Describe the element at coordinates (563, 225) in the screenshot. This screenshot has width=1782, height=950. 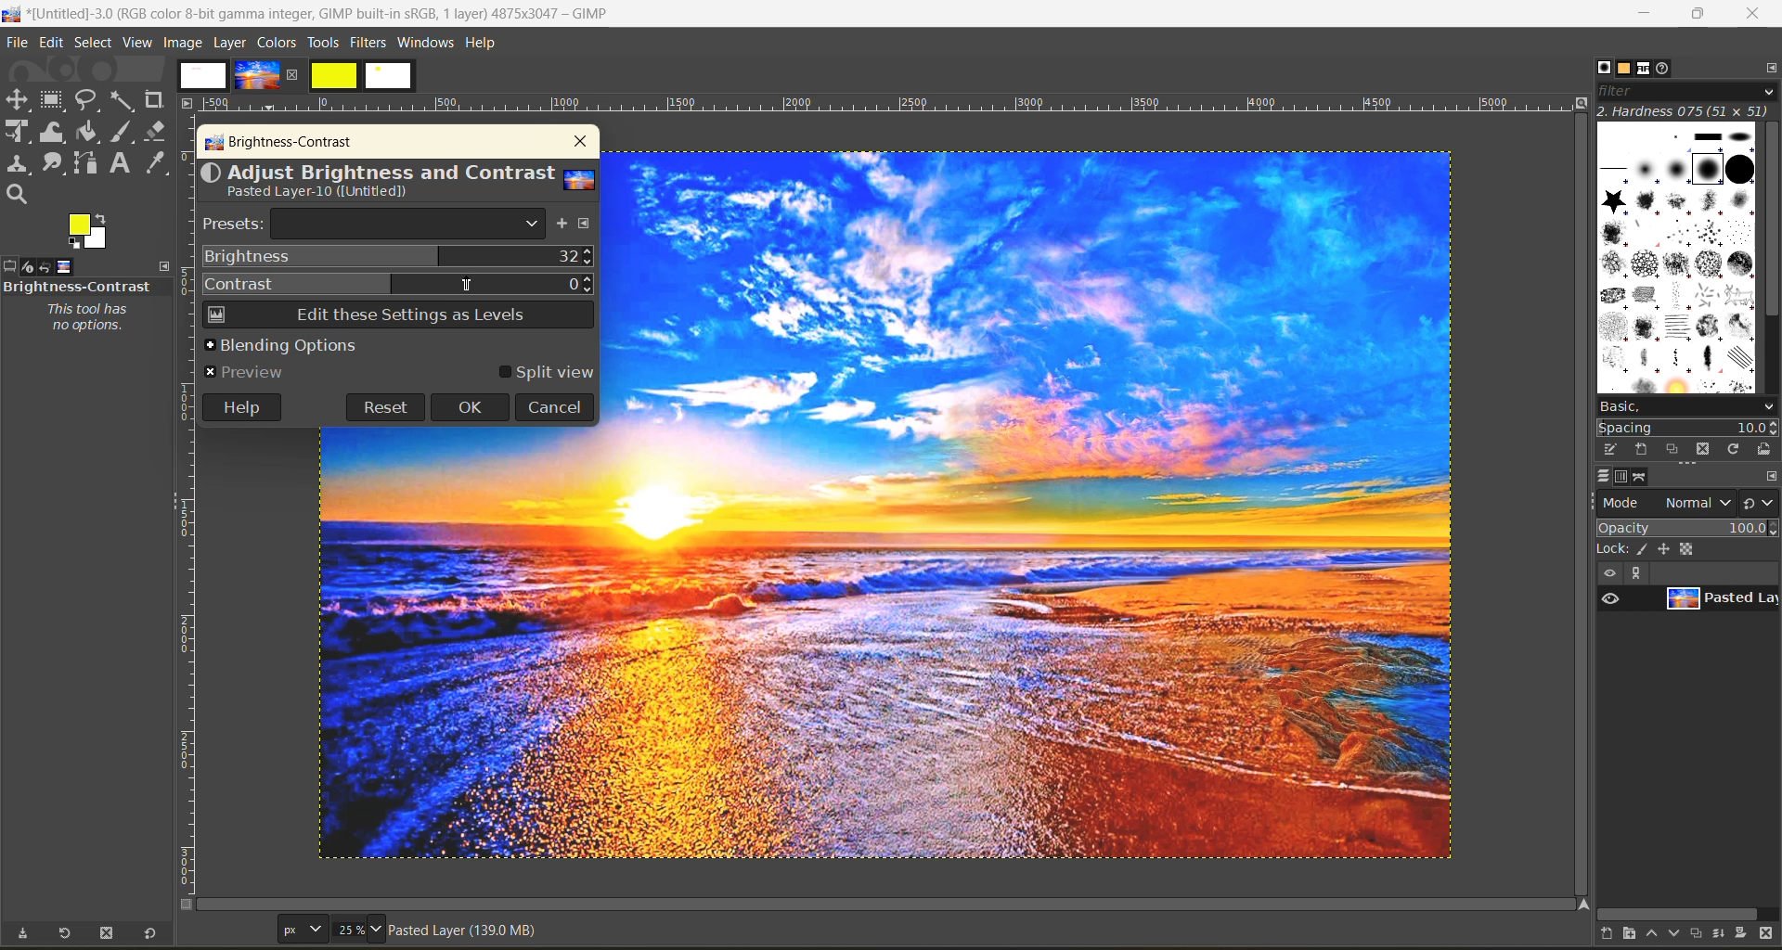
I see `add preset` at that location.